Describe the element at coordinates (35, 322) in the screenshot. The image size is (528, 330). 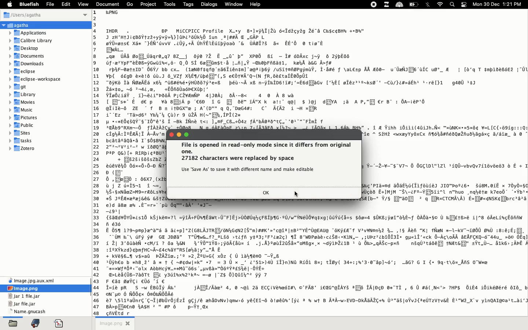
I see `bookmark` at that location.